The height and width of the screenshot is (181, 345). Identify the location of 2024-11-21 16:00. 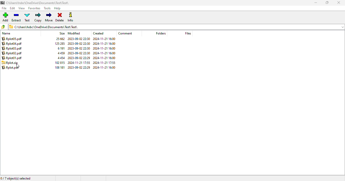
(105, 43).